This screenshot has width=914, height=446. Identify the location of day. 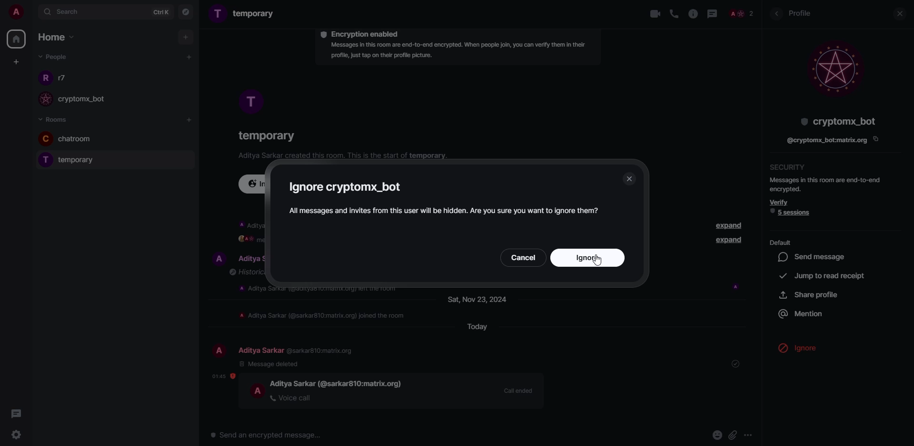
(481, 299).